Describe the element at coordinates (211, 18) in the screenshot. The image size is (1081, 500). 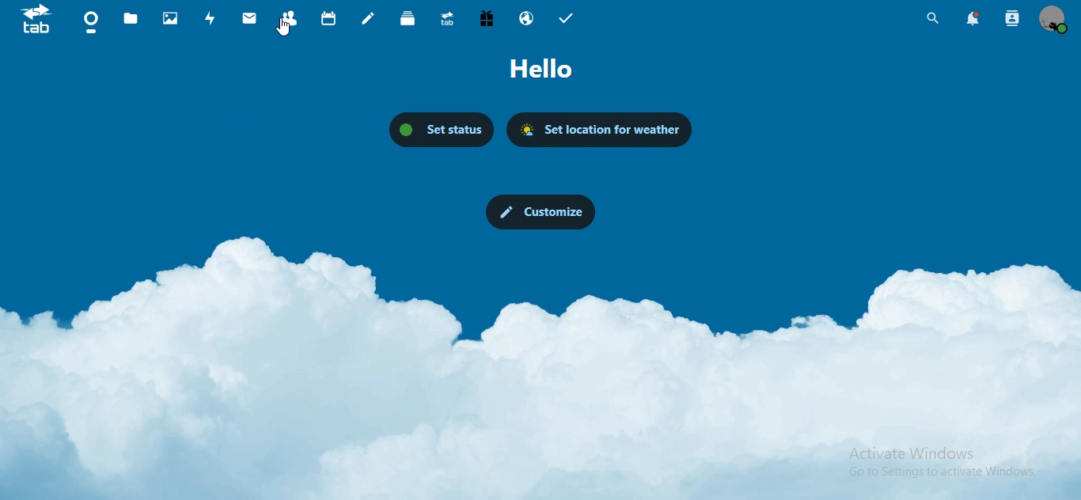
I see `activity` at that location.